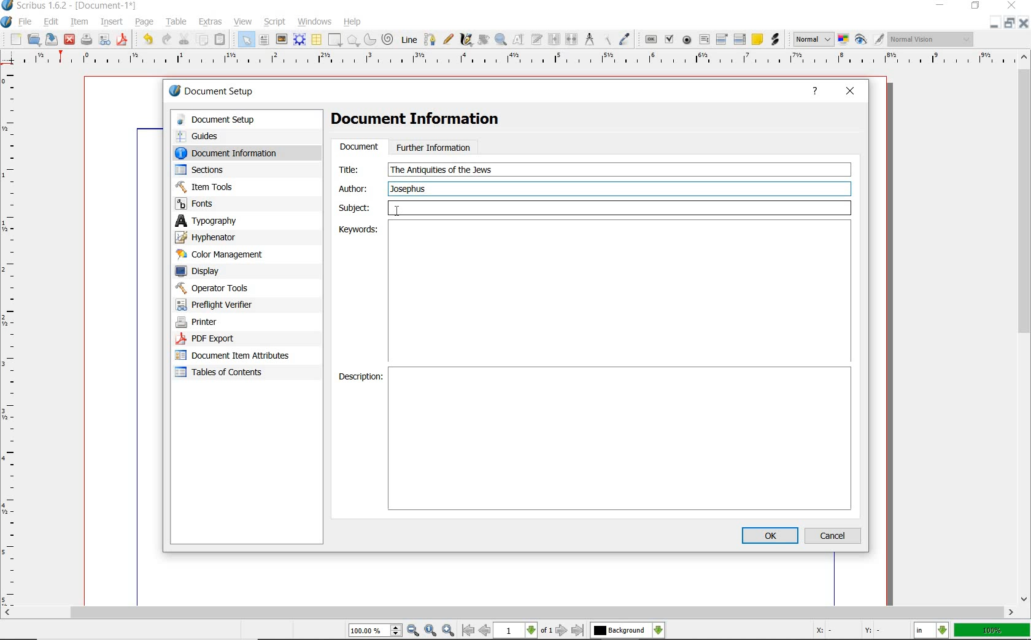 The image size is (1031, 640). I want to click on pdf check box, so click(670, 39).